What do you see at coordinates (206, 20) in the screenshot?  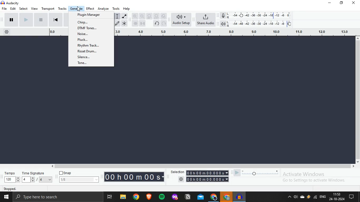 I see `Share Audio` at bounding box center [206, 20].